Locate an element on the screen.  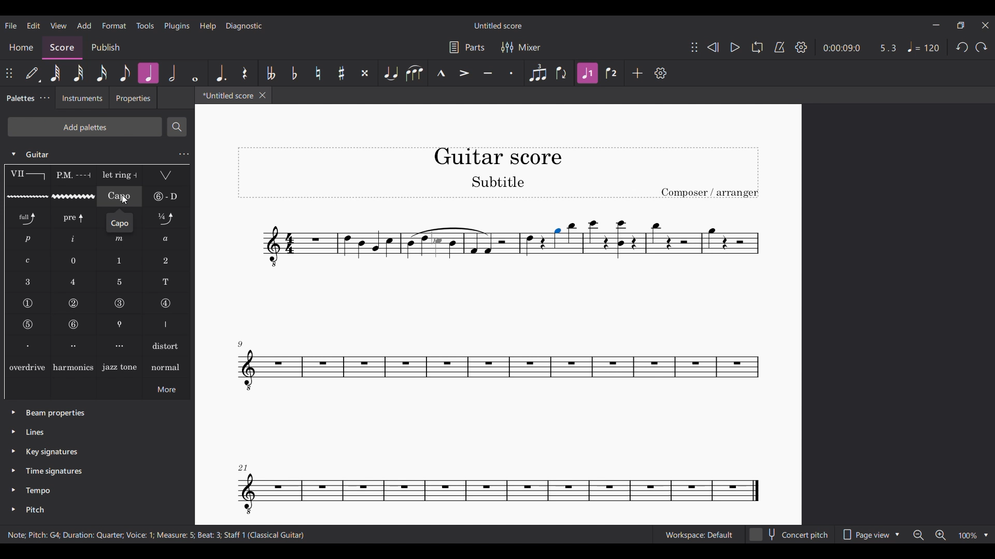
Publish is located at coordinates (106, 48).